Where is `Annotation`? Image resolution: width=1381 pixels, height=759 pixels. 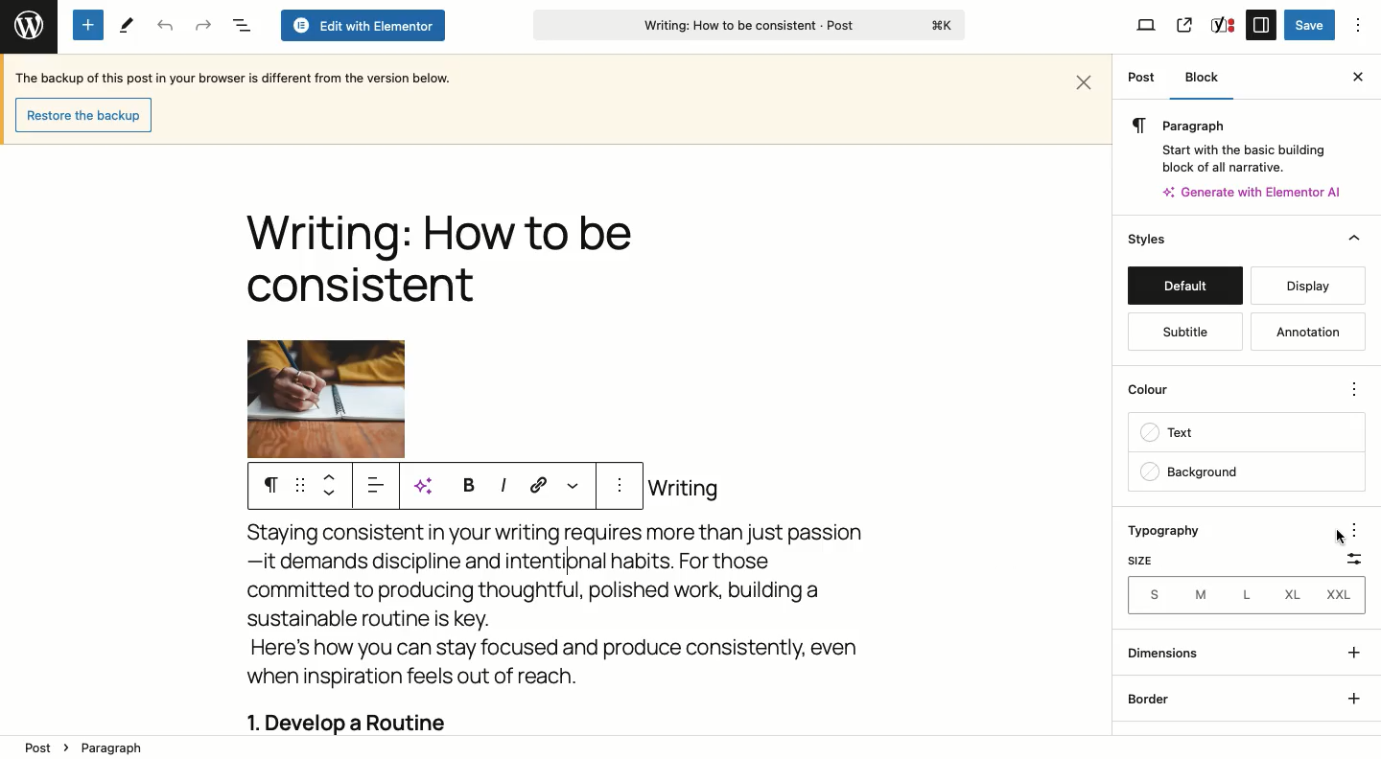
Annotation is located at coordinates (1303, 331).